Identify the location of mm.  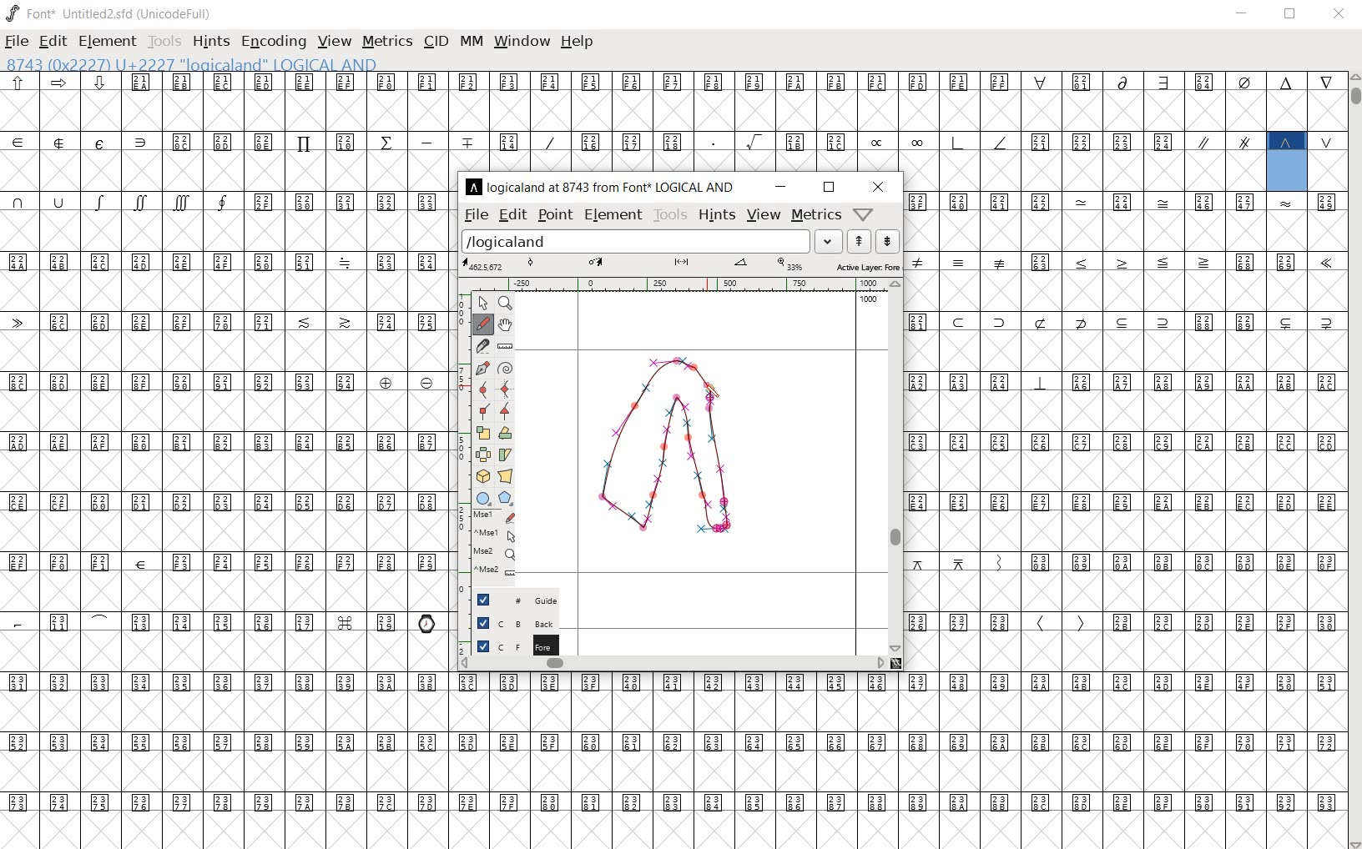
(471, 39).